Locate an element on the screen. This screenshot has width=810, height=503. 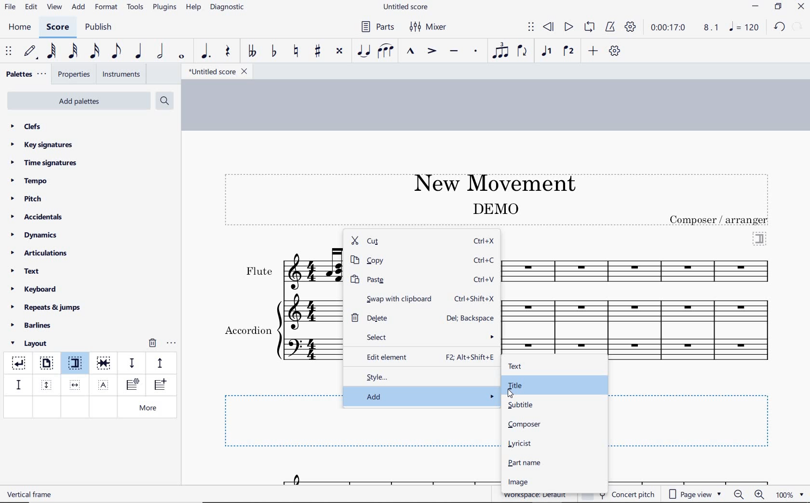
home is located at coordinates (19, 27).